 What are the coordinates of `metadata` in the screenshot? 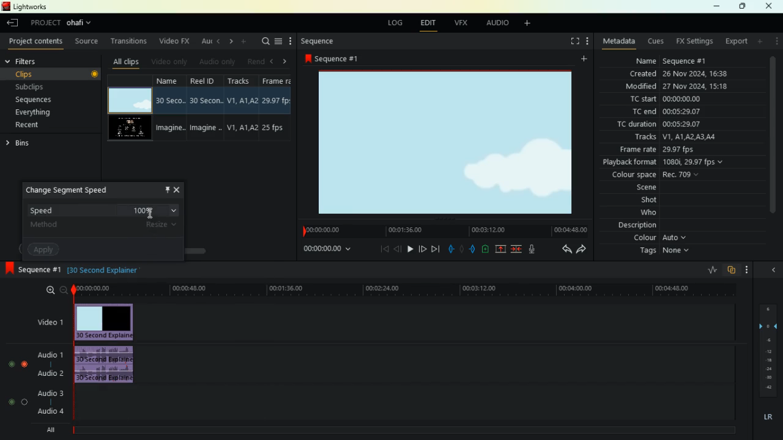 It's located at (619, 40).